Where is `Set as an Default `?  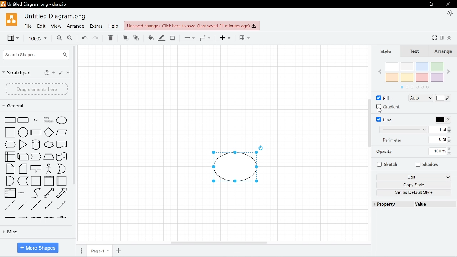
Set as an Default  is located at coordinates (413, 193).